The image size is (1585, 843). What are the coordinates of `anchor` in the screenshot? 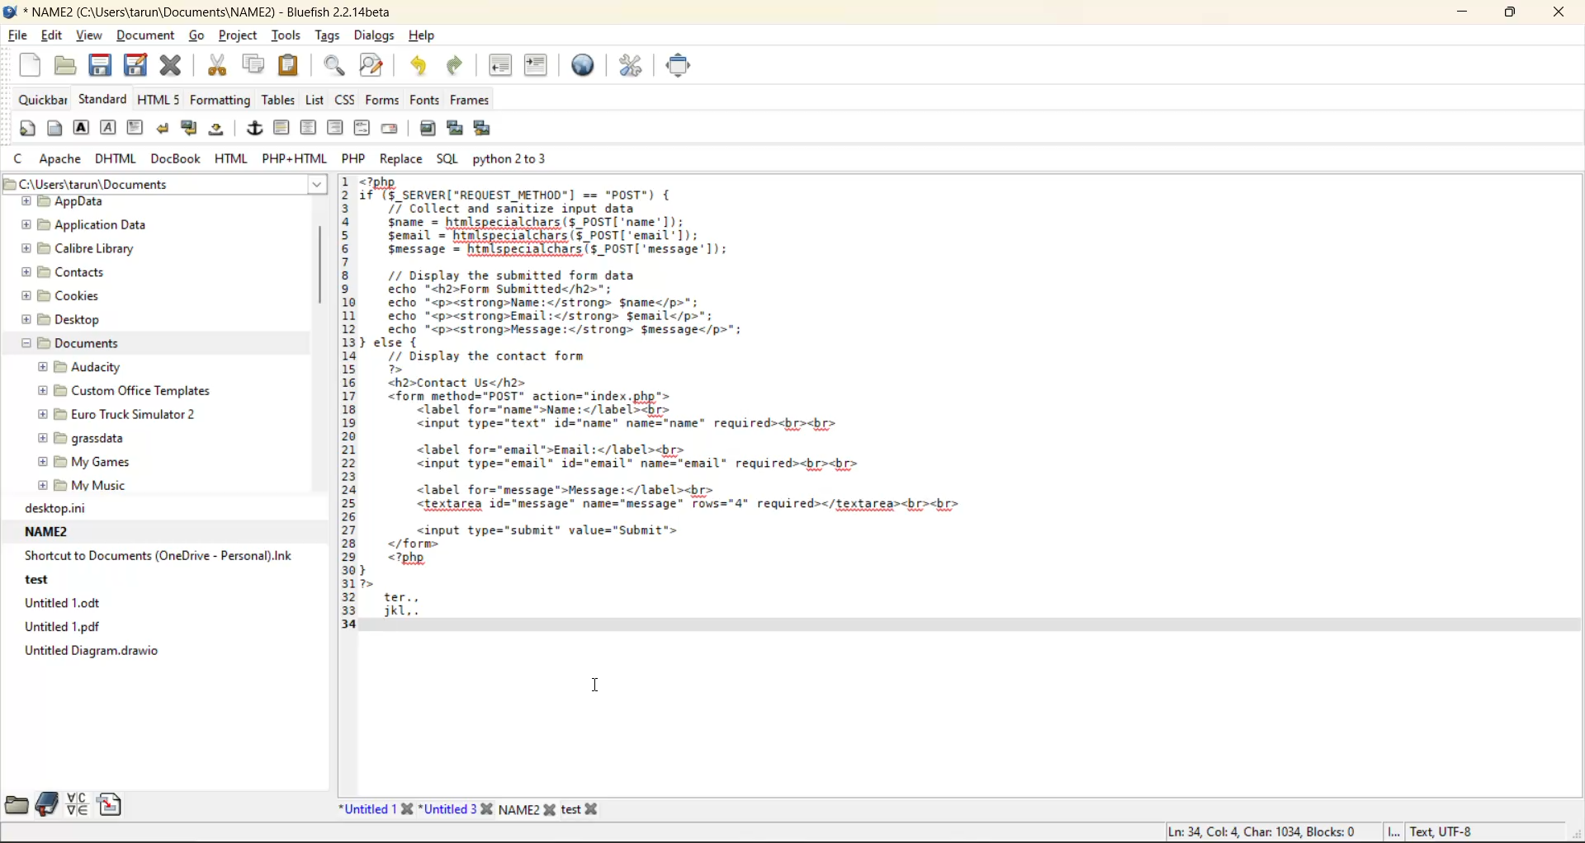 It's located at (257, 130).